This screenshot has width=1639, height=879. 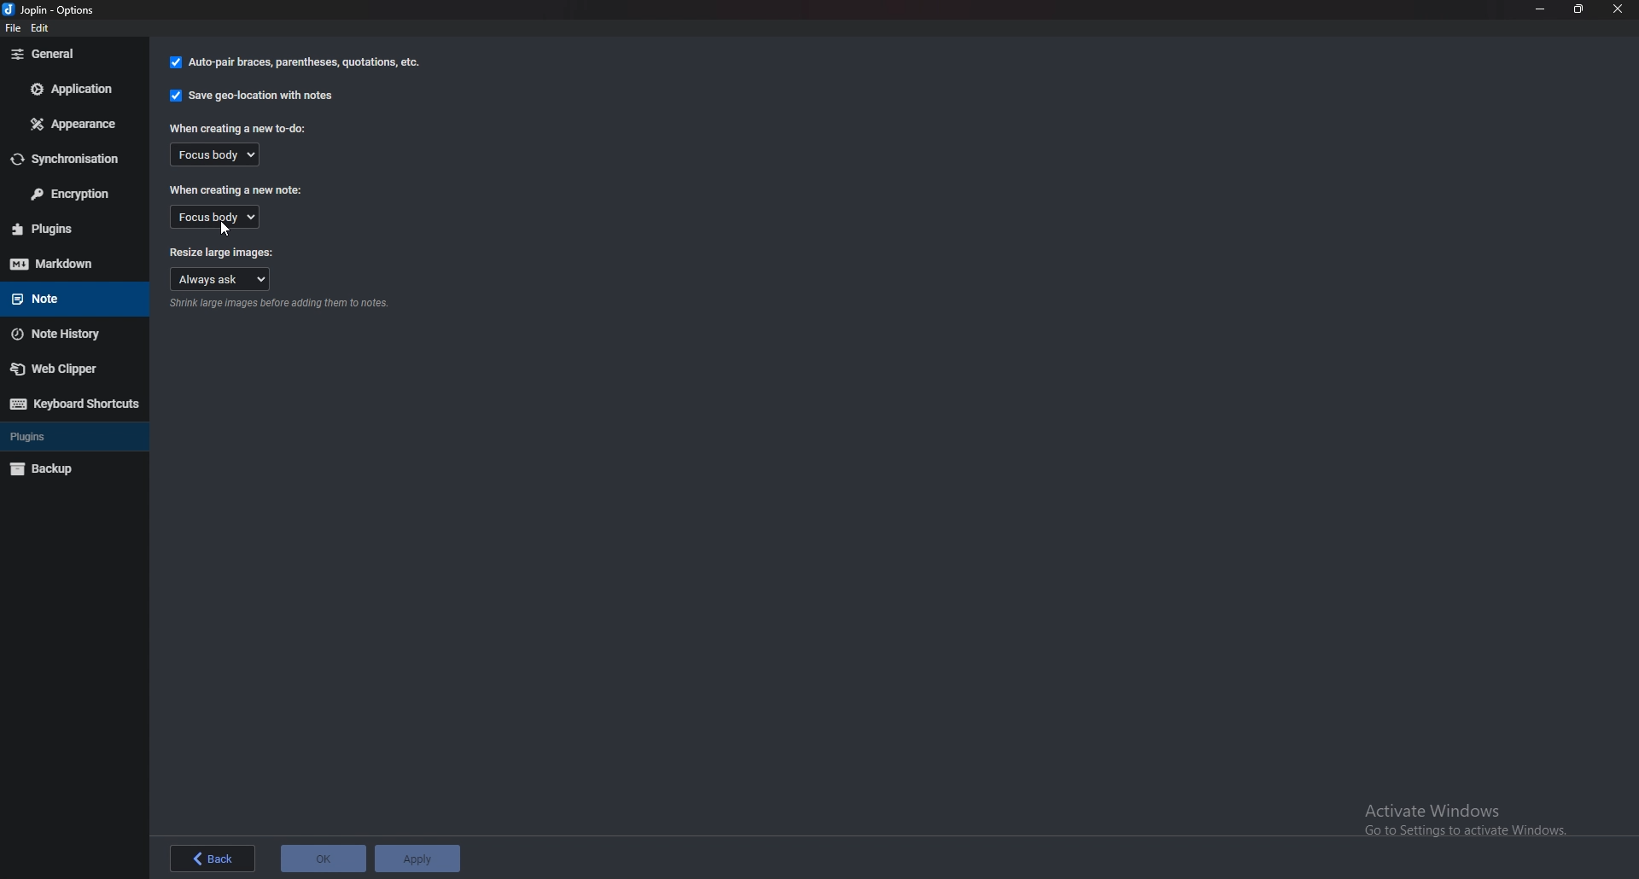 I want to click on edit, so click(x=44, y=30).